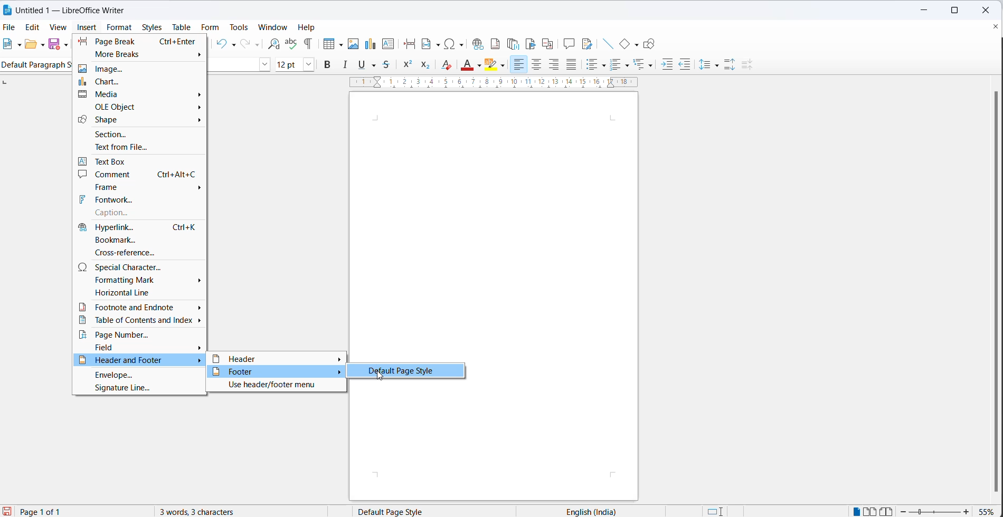  What do you see at coordinates (372, 44) in the screenshot?
I see `insert chart` at bounding box center [372, 44].